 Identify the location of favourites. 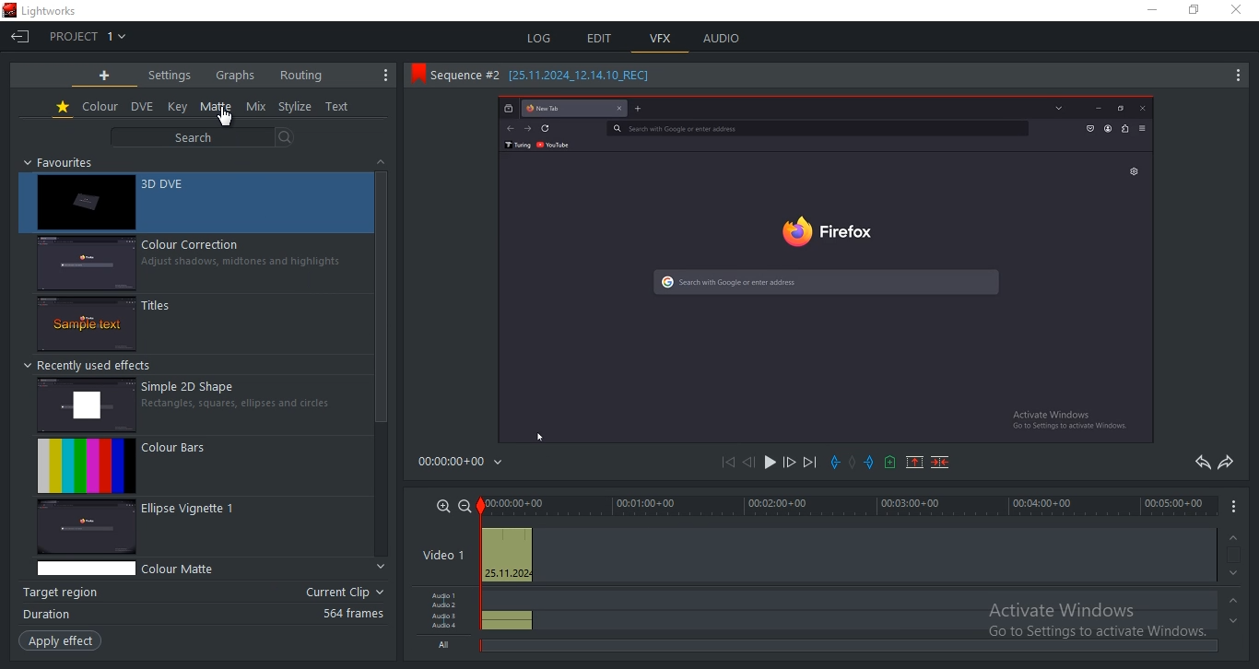
(63, 162).